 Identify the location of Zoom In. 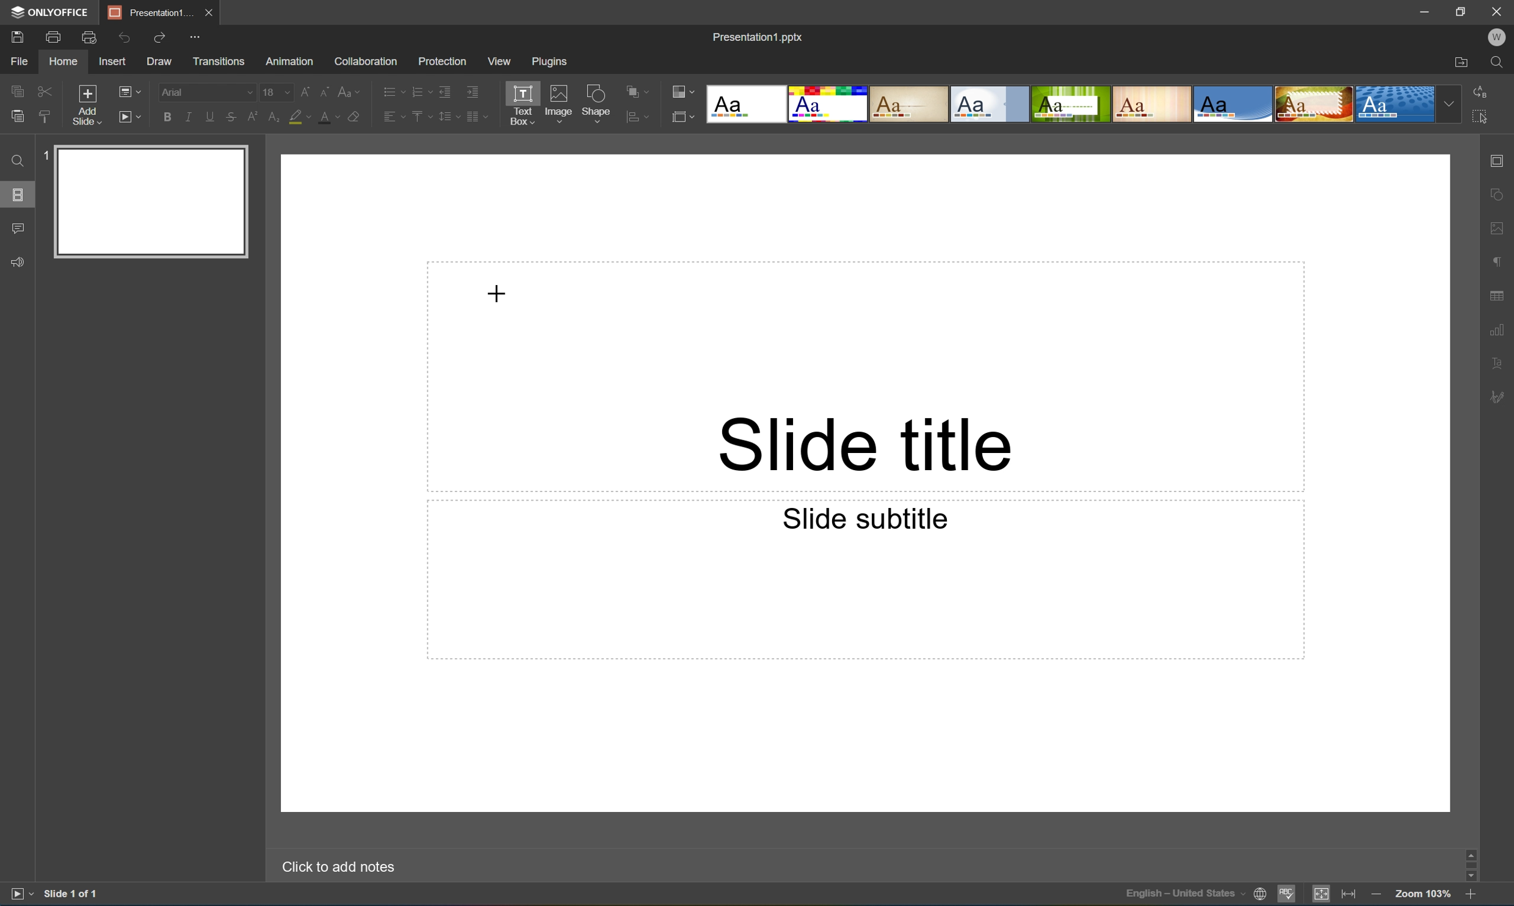
(1469, 896).